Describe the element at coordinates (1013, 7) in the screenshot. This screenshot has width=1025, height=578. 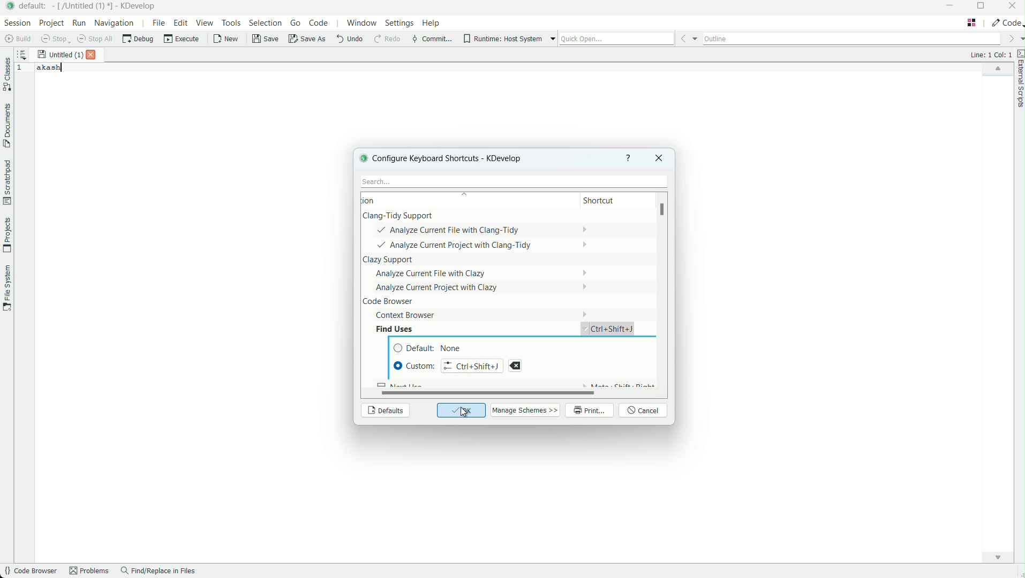
I see `close app` at that location.